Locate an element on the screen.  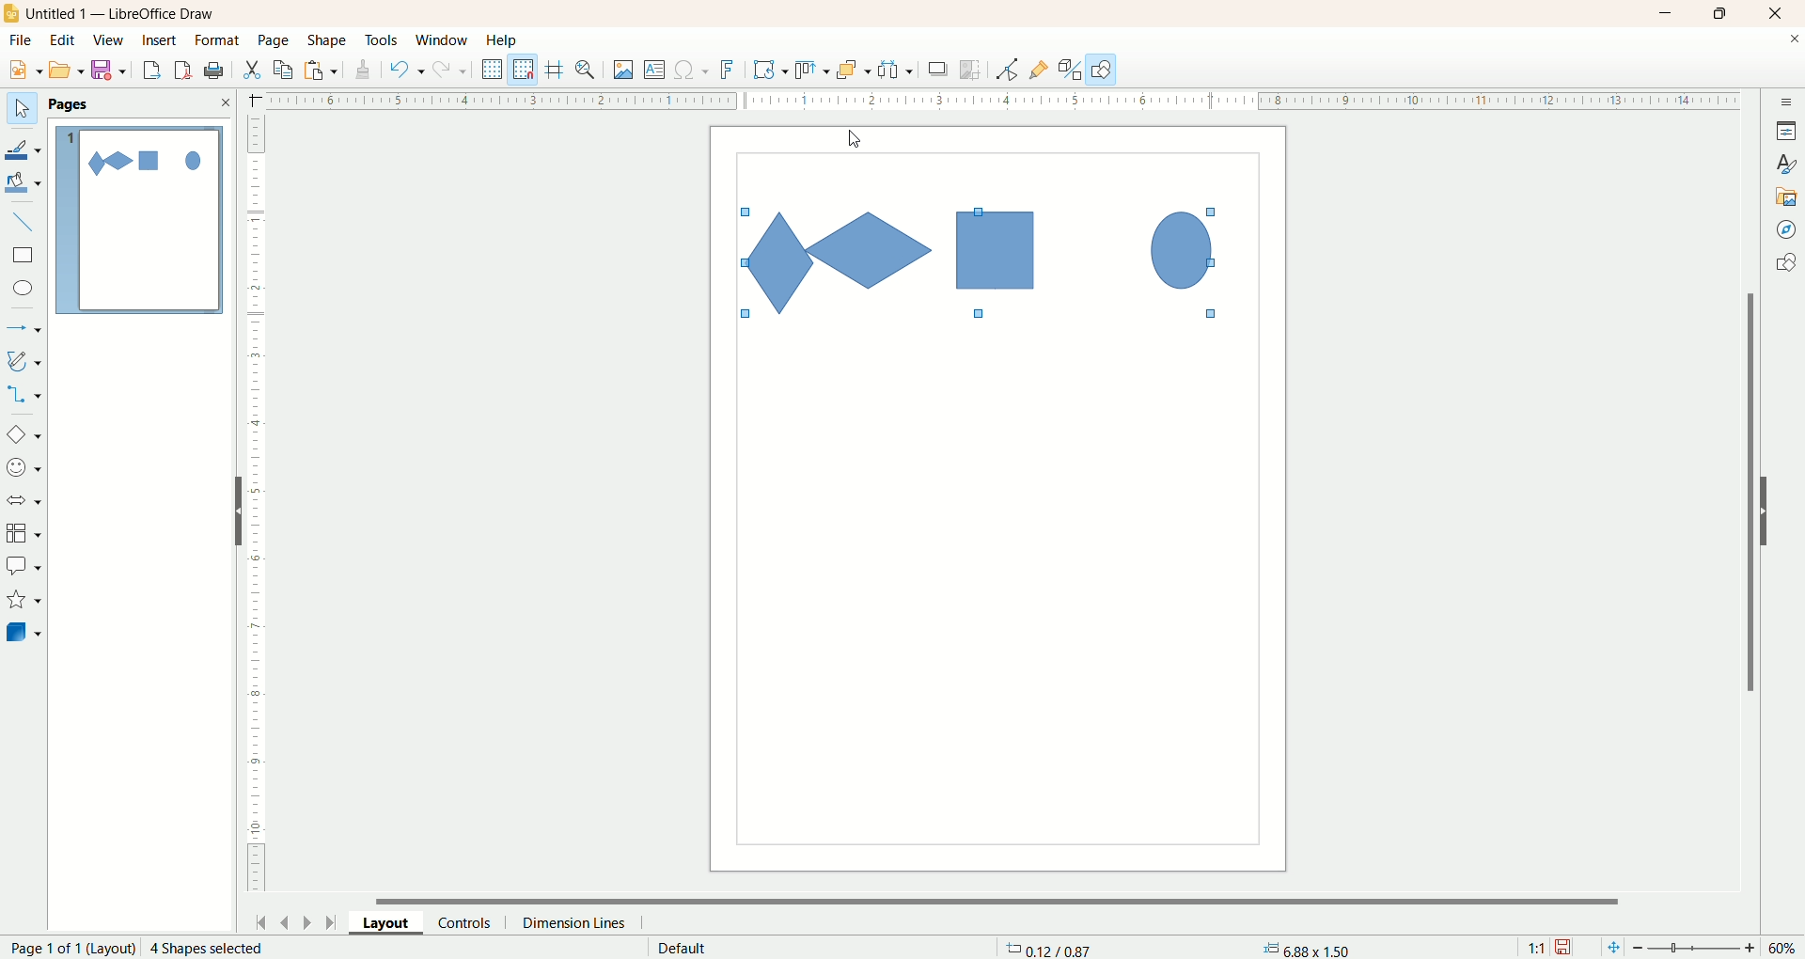
selected shapes is located at coordinates (982, 263).